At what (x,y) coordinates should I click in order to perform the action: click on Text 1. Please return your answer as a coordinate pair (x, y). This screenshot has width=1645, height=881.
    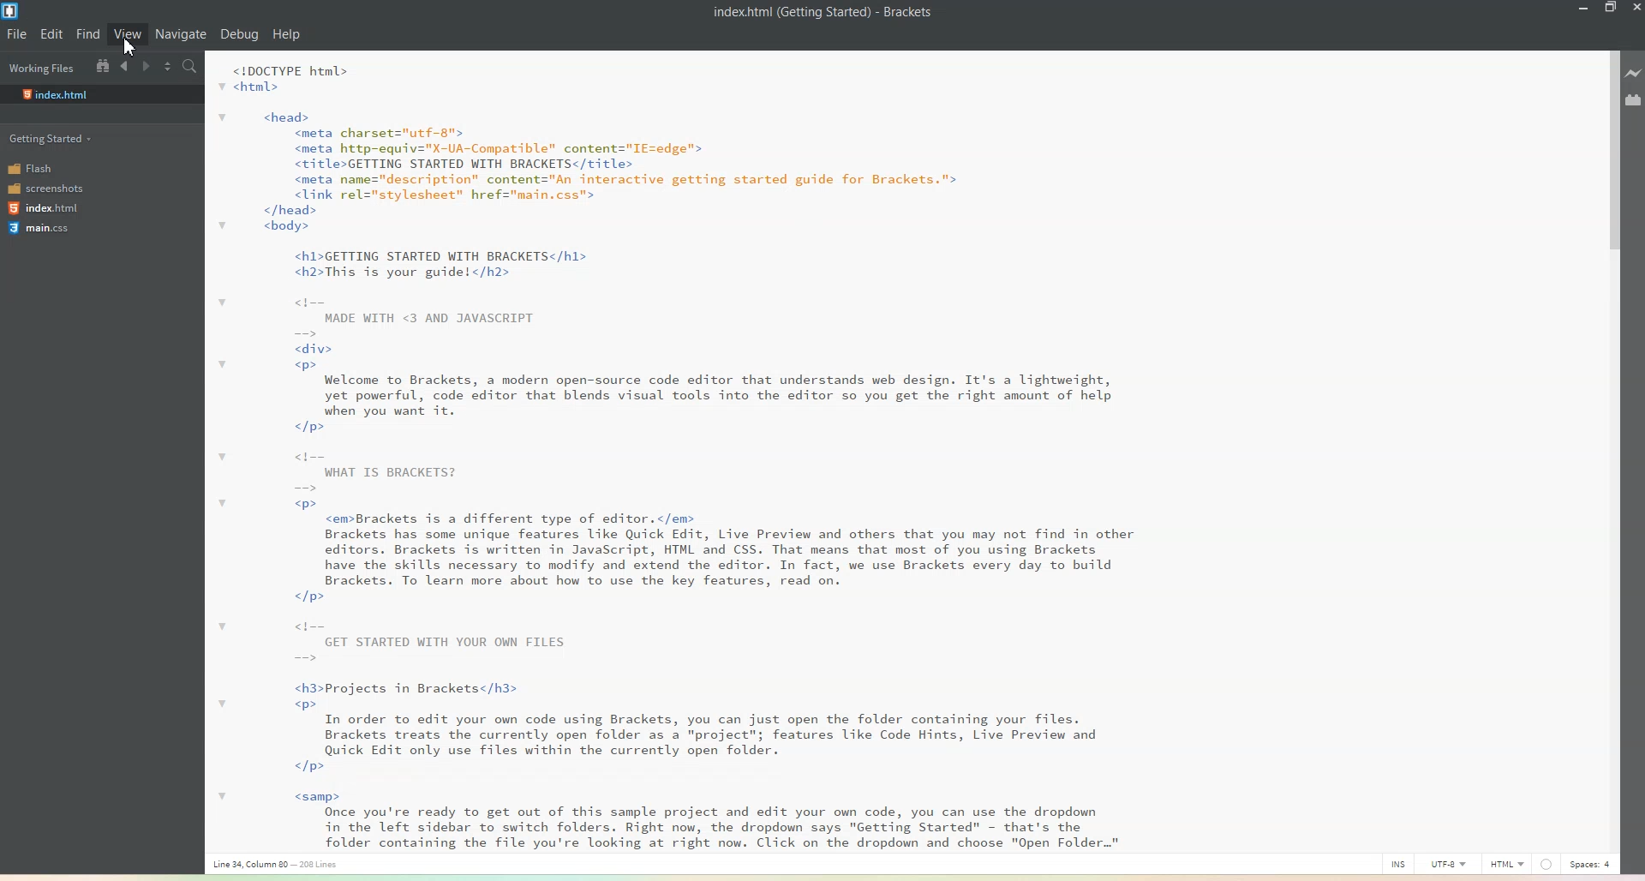
    Looking at the image, I should click on (699, 454).